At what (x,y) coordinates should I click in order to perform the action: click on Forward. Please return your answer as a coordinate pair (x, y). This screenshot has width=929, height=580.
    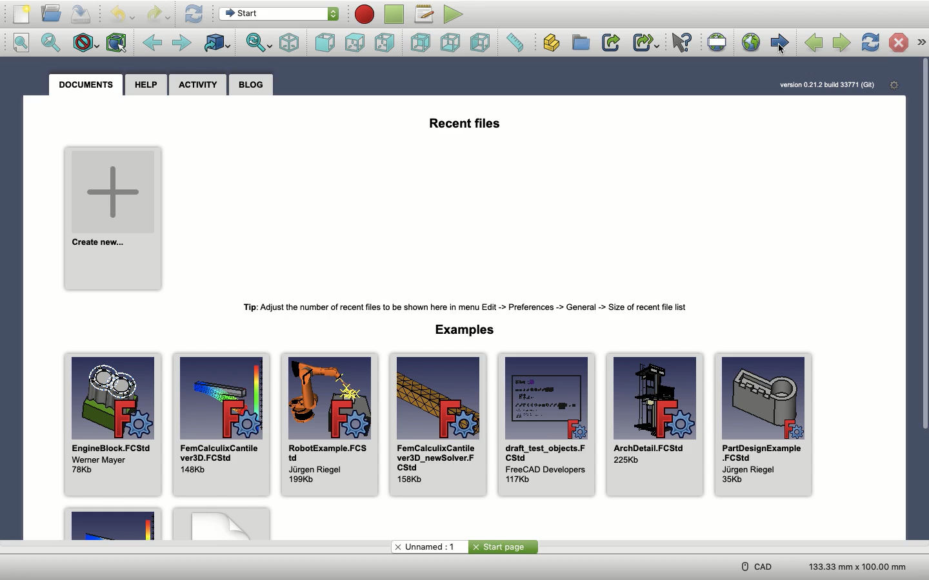
    Looking at the image, I should click on (182, 43).